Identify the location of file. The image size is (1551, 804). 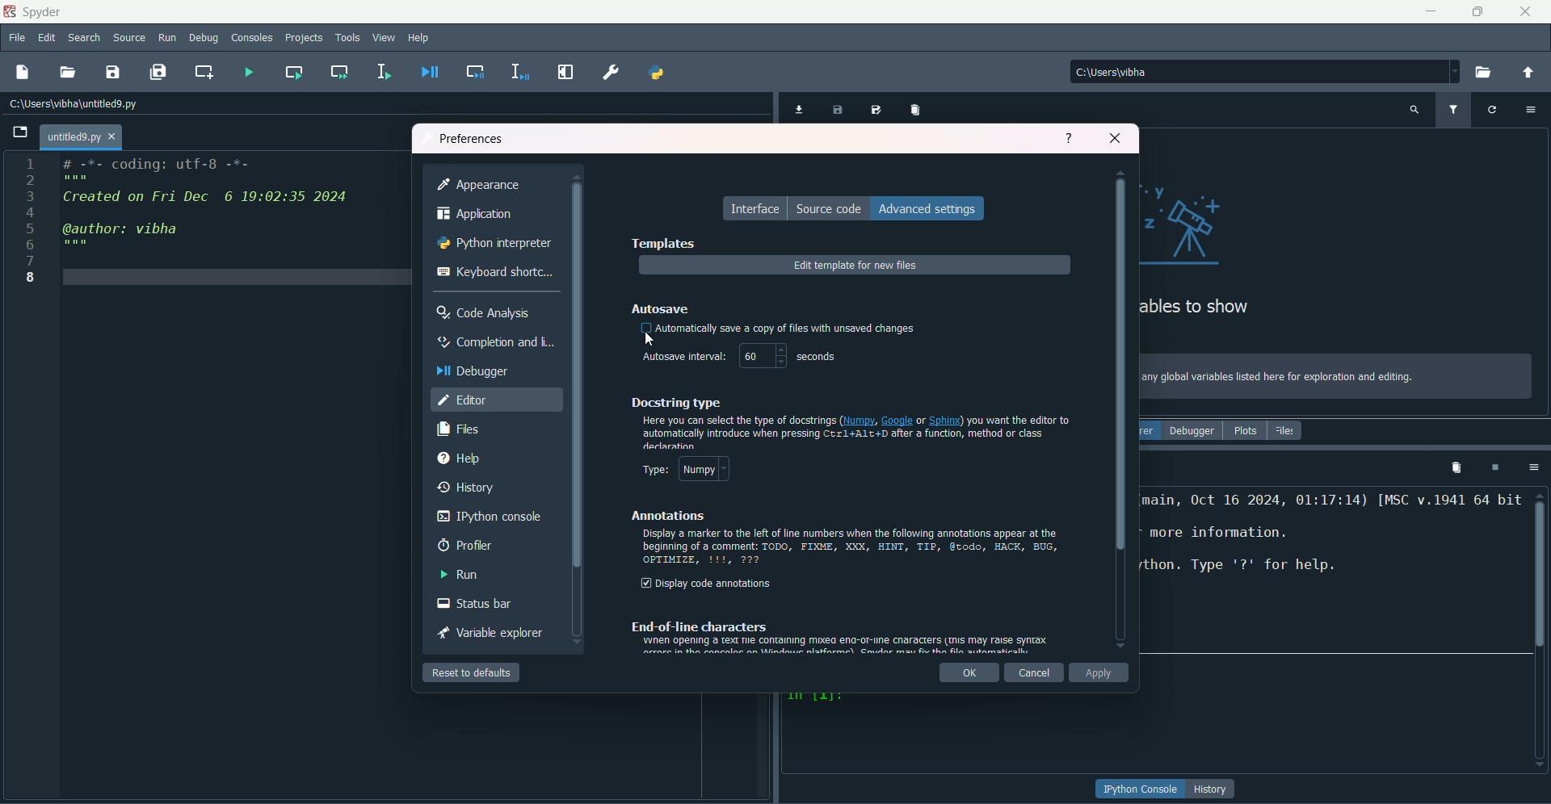
(18, 39).